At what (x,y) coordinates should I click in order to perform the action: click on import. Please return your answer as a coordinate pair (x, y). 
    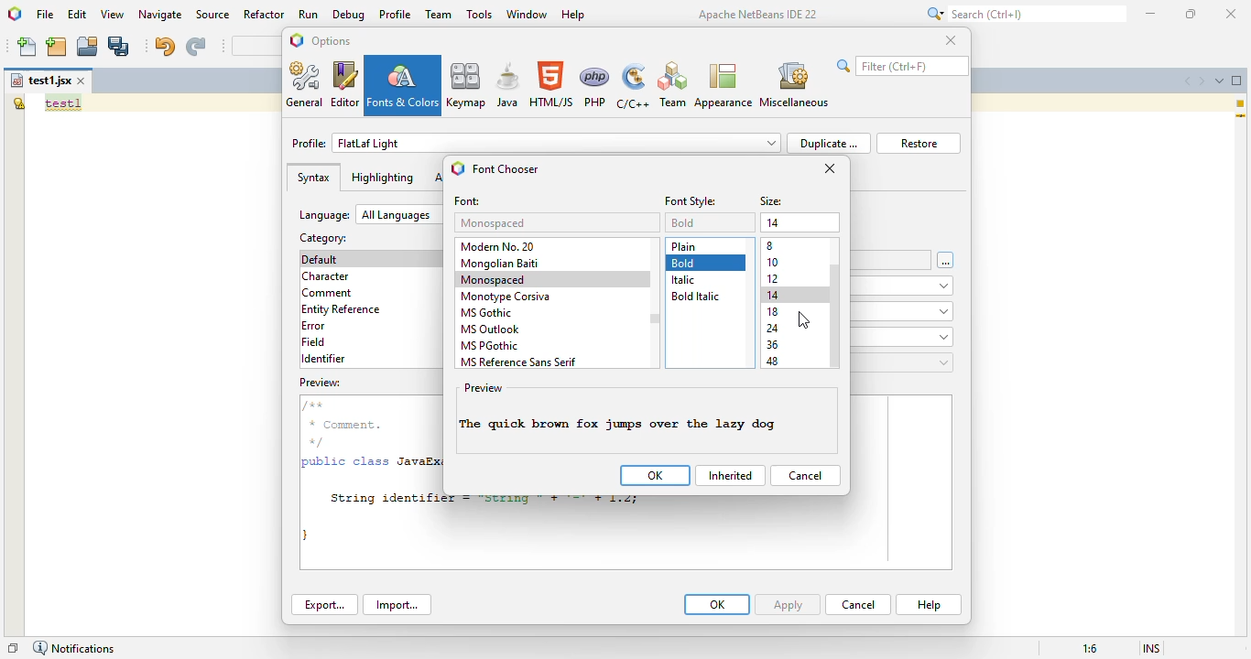
    Looking at the image, I should click on (398, 605).